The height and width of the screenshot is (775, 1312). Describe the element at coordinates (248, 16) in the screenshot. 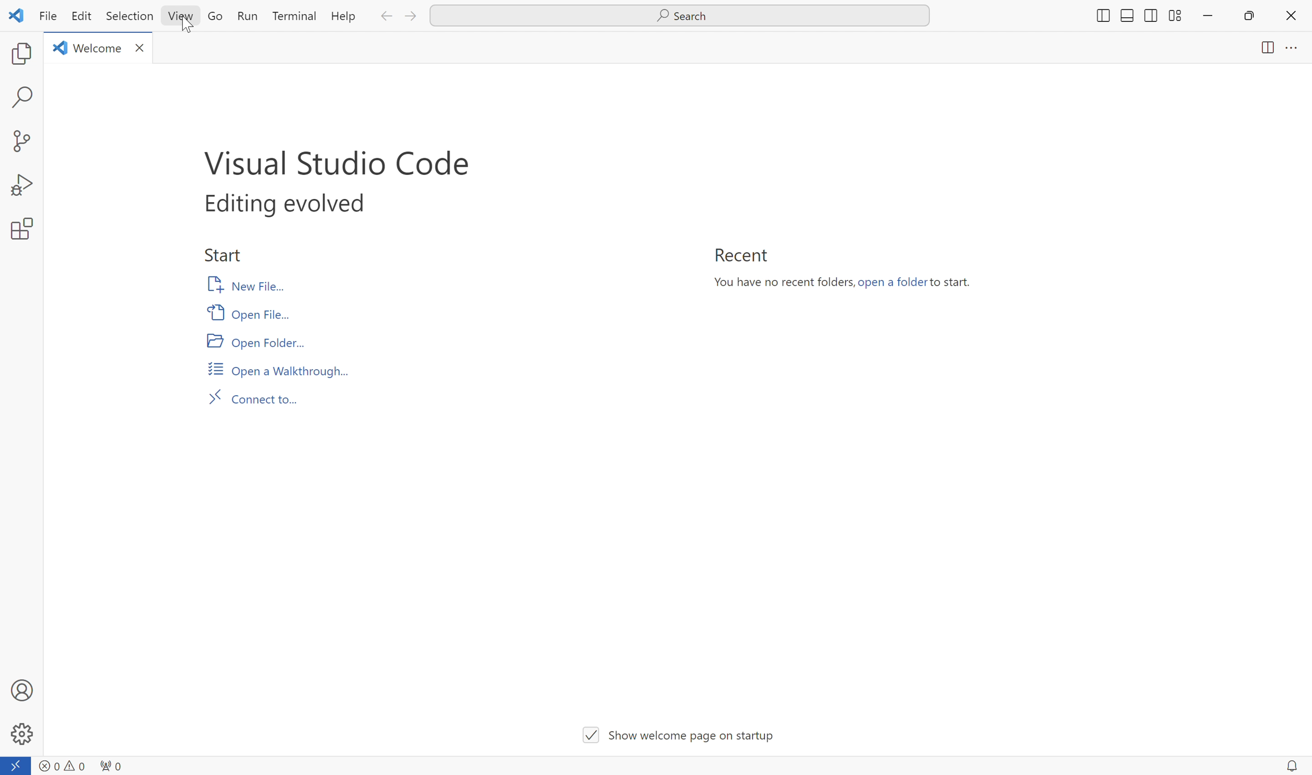

I see `Run` at that location.